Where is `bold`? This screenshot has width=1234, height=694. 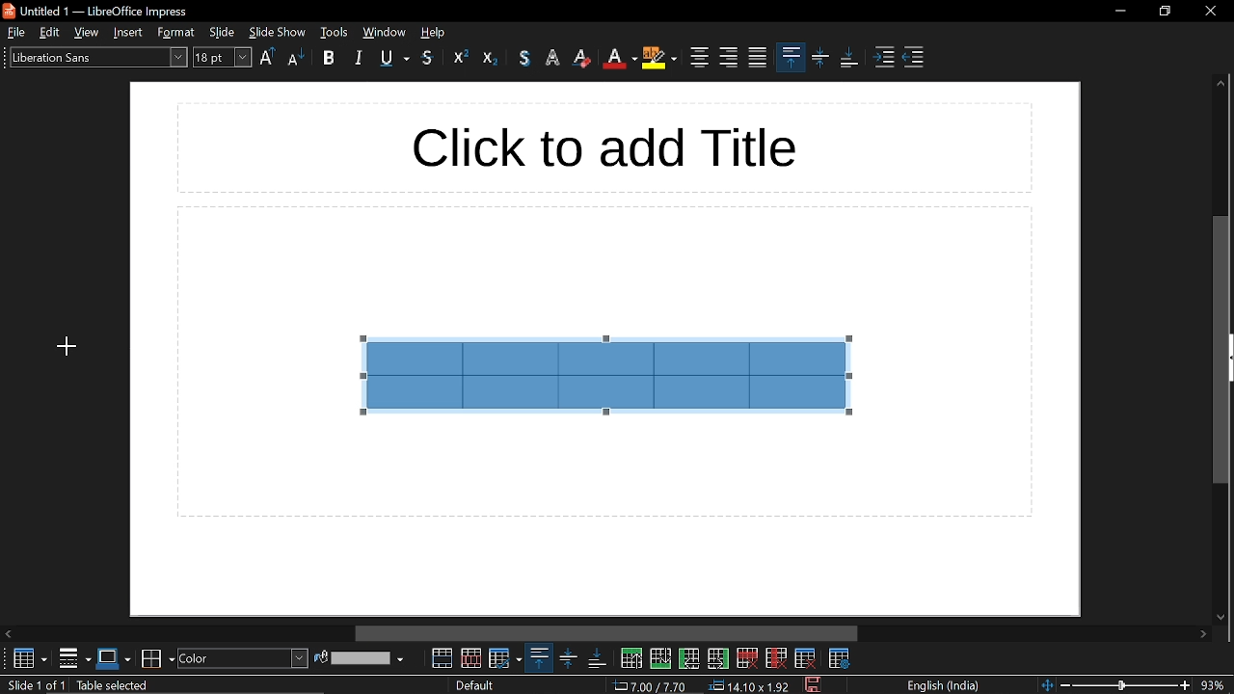 bold is located at coordinates (329, 57).